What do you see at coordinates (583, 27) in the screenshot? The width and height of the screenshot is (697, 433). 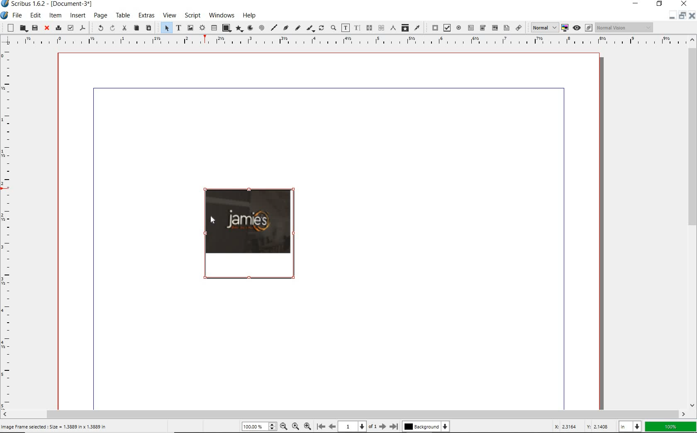 I see `preview mode` at bounding box center [583, 27].